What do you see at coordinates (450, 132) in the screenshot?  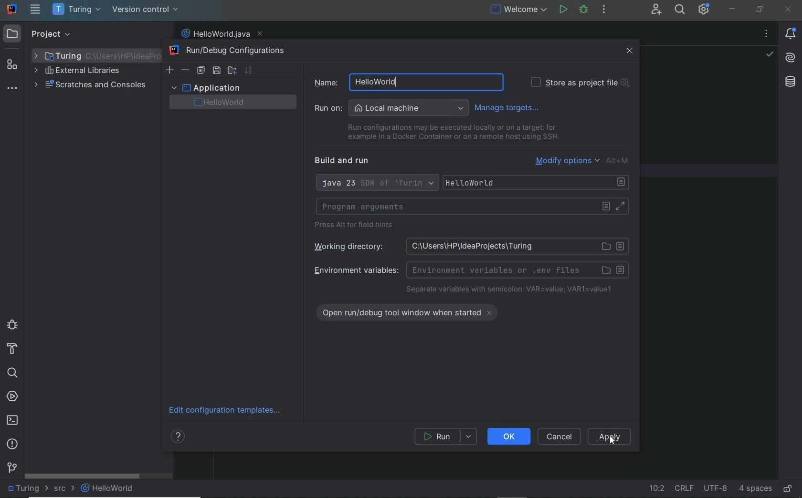 I see `run configurations may be executes` at bounding box center [450, 132].